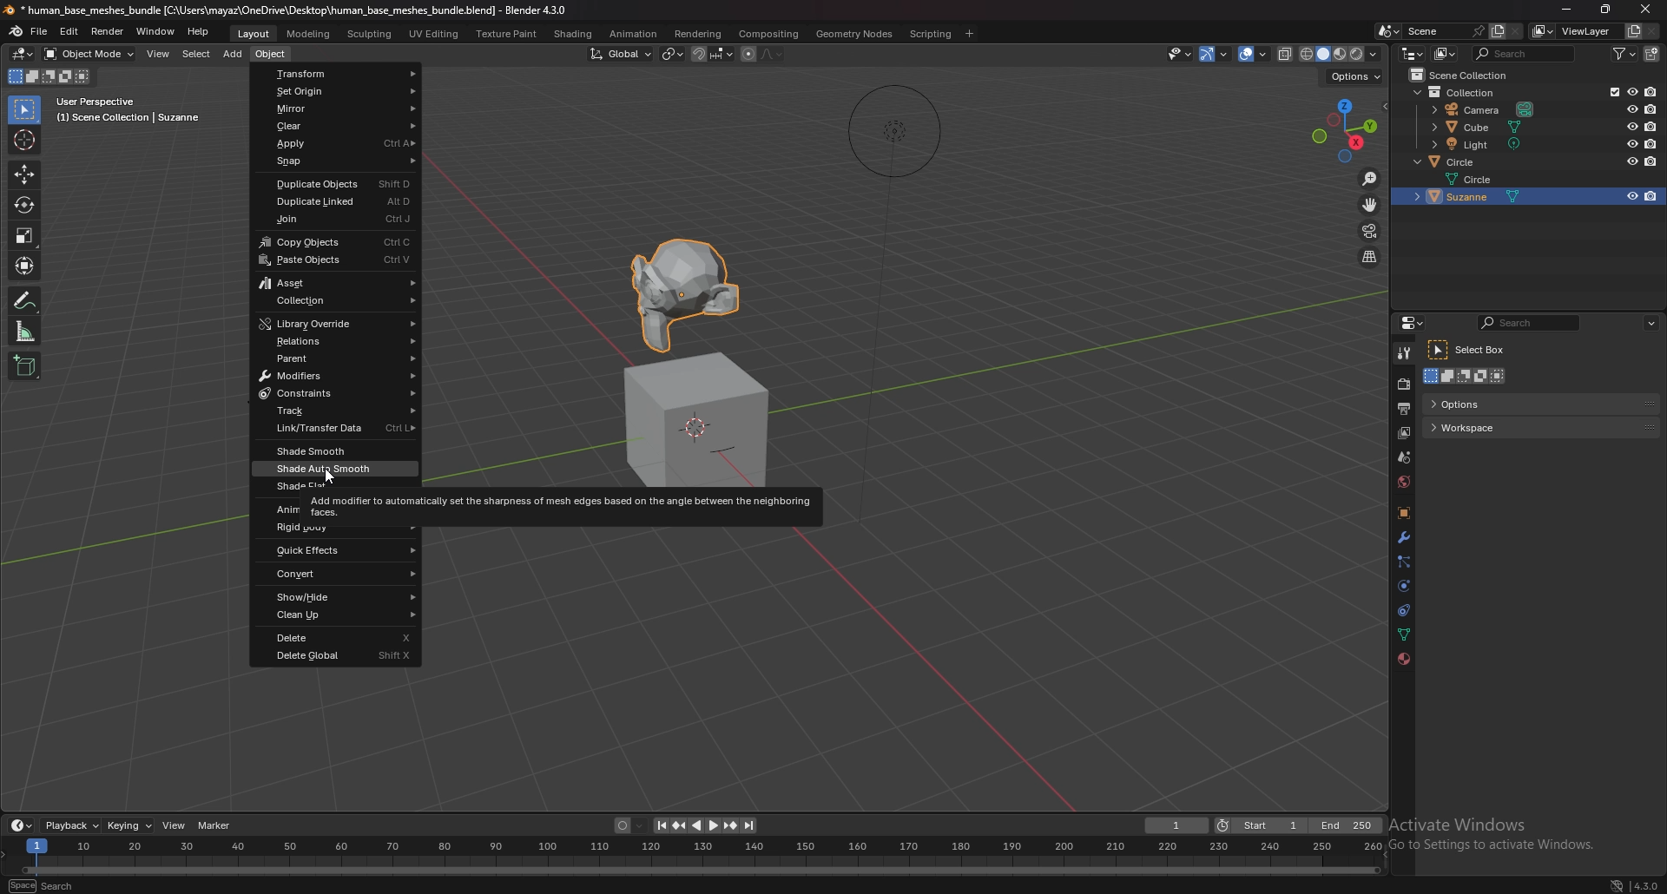 Image resolution: width=1667 pixels, height=894 pixels. Describe the element at coordinates (1401, 661) in the screenshot. I see `material` at that location.